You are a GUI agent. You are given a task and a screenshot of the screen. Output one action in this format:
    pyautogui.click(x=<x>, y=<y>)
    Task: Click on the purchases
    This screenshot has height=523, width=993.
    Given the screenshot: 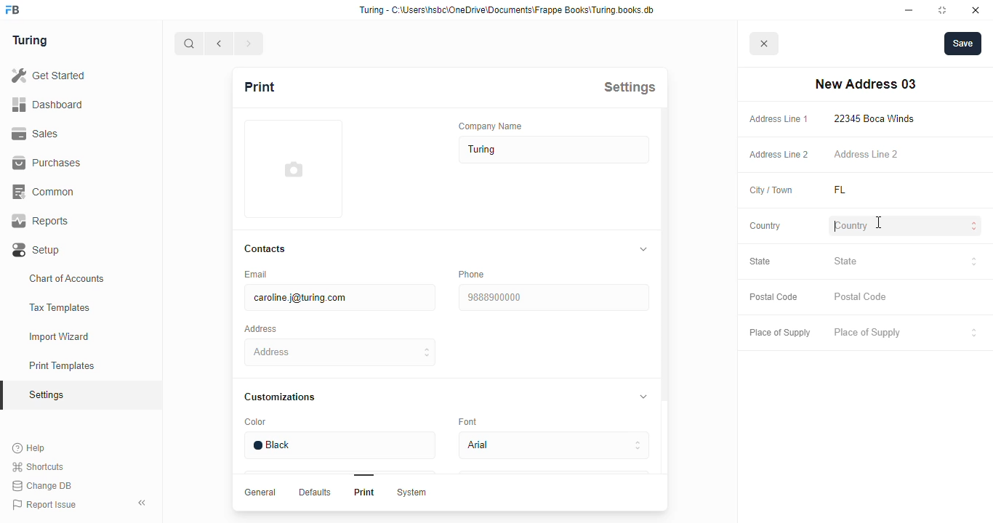 What is the action you would take?
    pyautogui.click(x=47, y=163)
    